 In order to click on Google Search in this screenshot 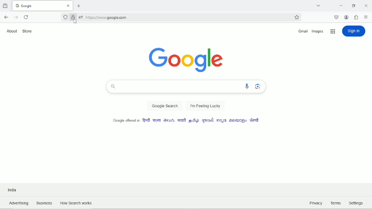, I will do `click(165, 106)`.